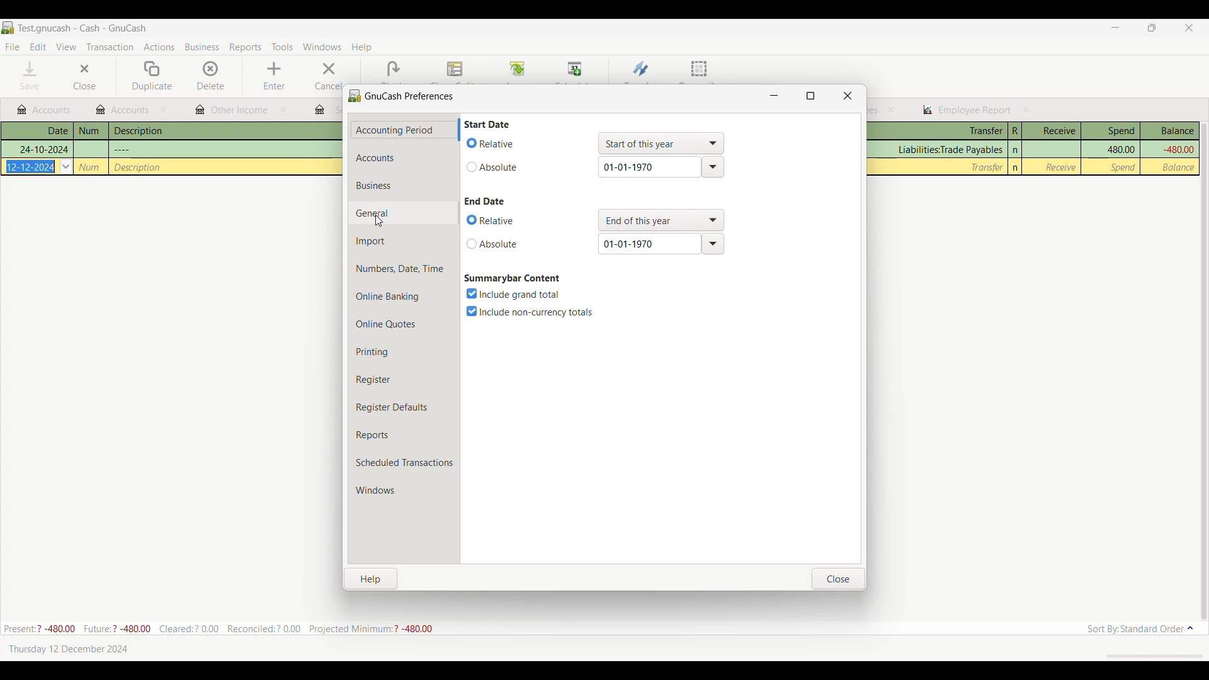 The height and width of the screenshot is (680, 1209). What do you see at coordinates (948, 150) in the screenshot?
I see `Transfer column` at bounding box center [948, 150].